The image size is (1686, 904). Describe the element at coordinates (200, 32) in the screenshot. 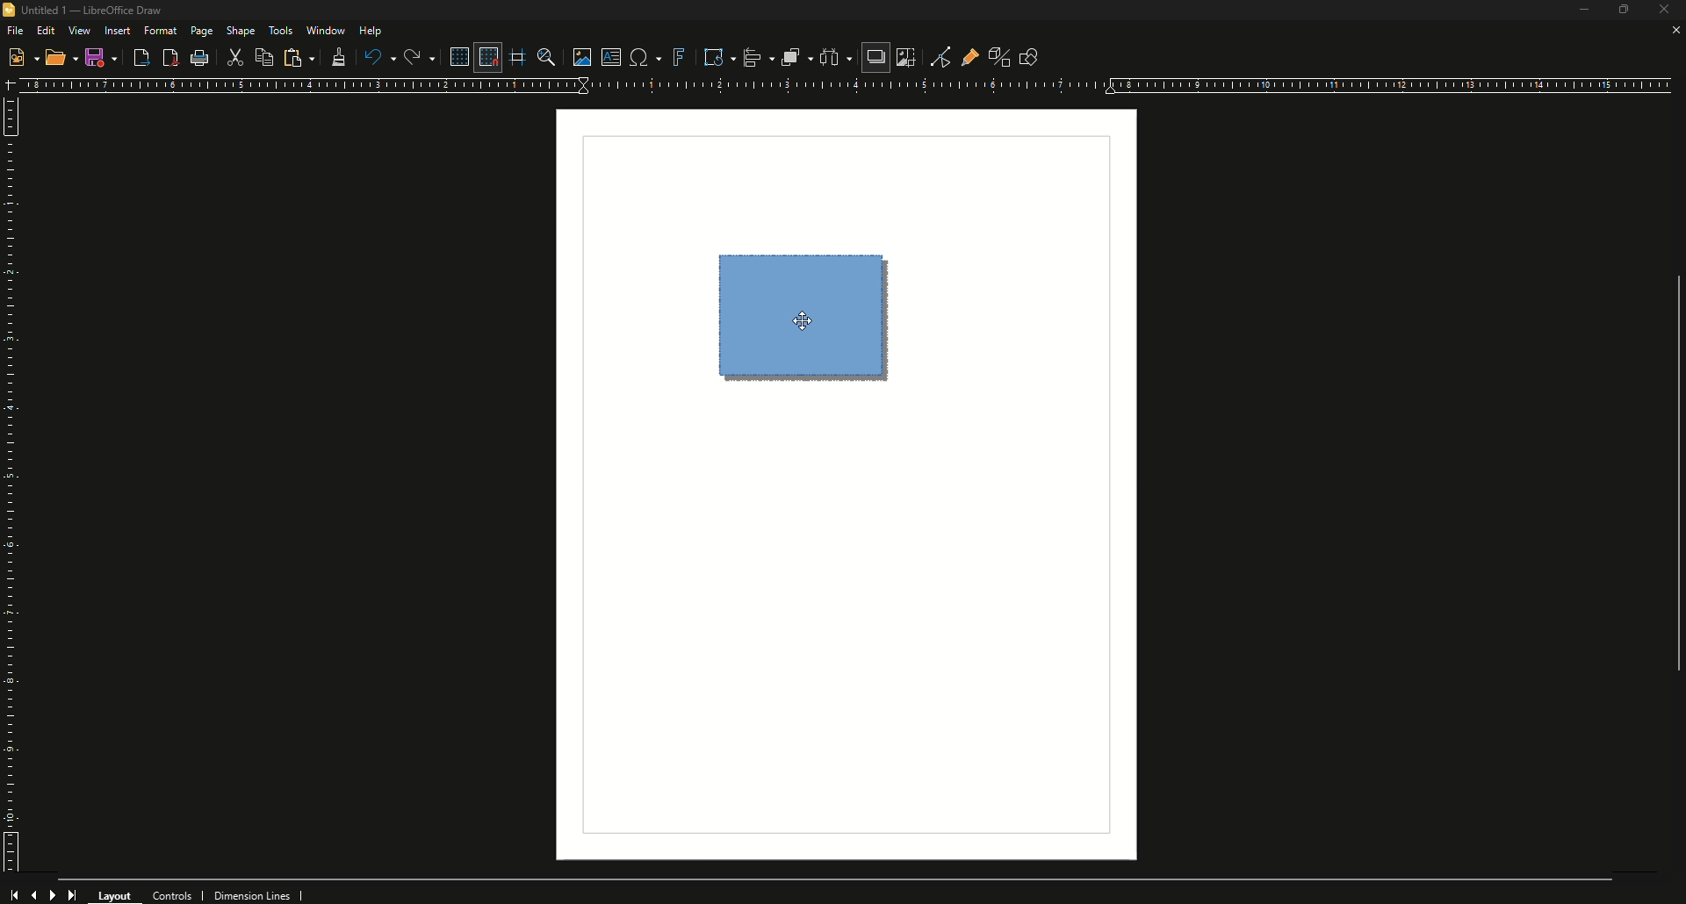

I see `Page` at that location.